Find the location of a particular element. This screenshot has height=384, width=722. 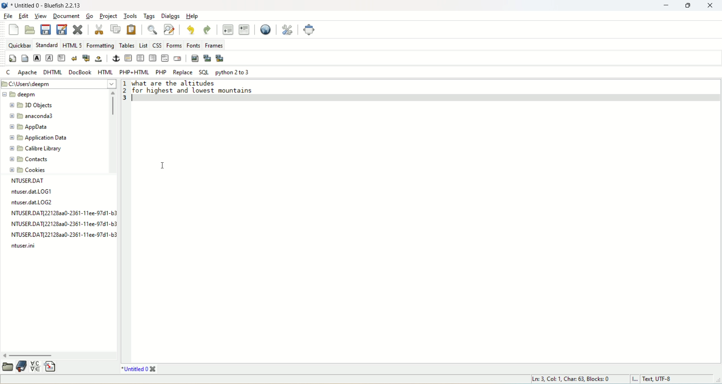

help is located at coordinates (192, 15).